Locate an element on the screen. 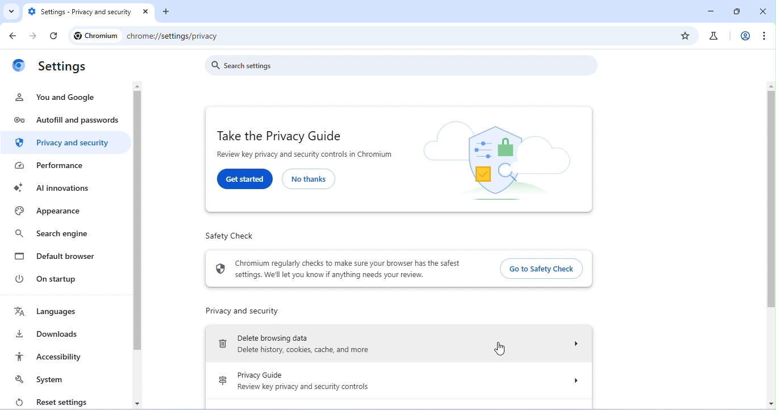  go to safety check is located at coordinates (540, 268).